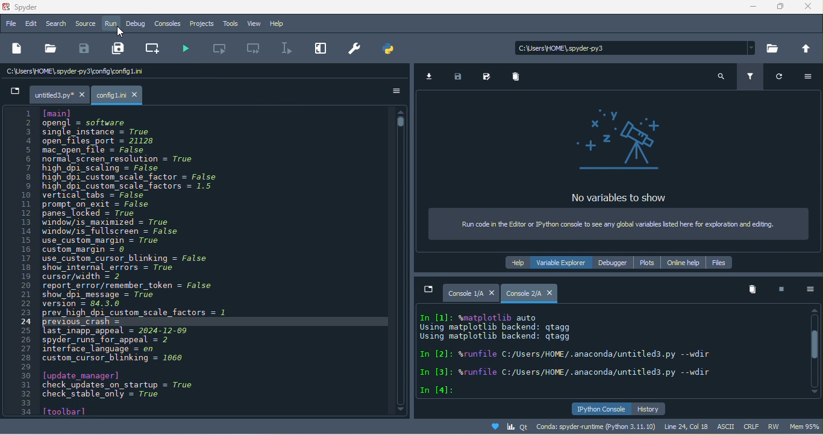  I want to click on debug selection, so click(286, 49).